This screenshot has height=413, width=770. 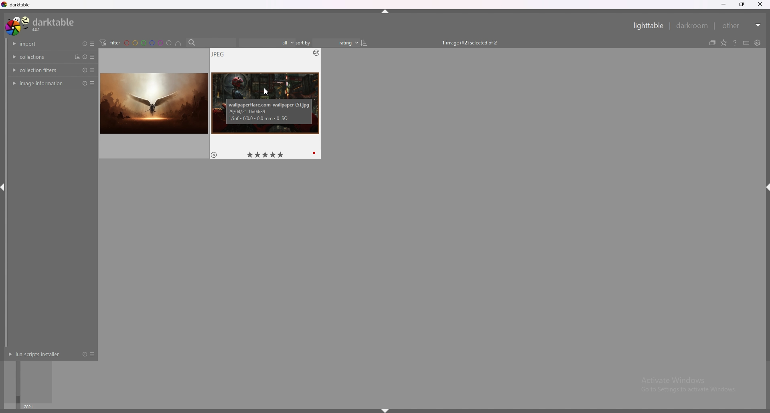 What do you see at coordinates (315, 53) in the screenshot?
I see `options` at bounding box center [315, 53].